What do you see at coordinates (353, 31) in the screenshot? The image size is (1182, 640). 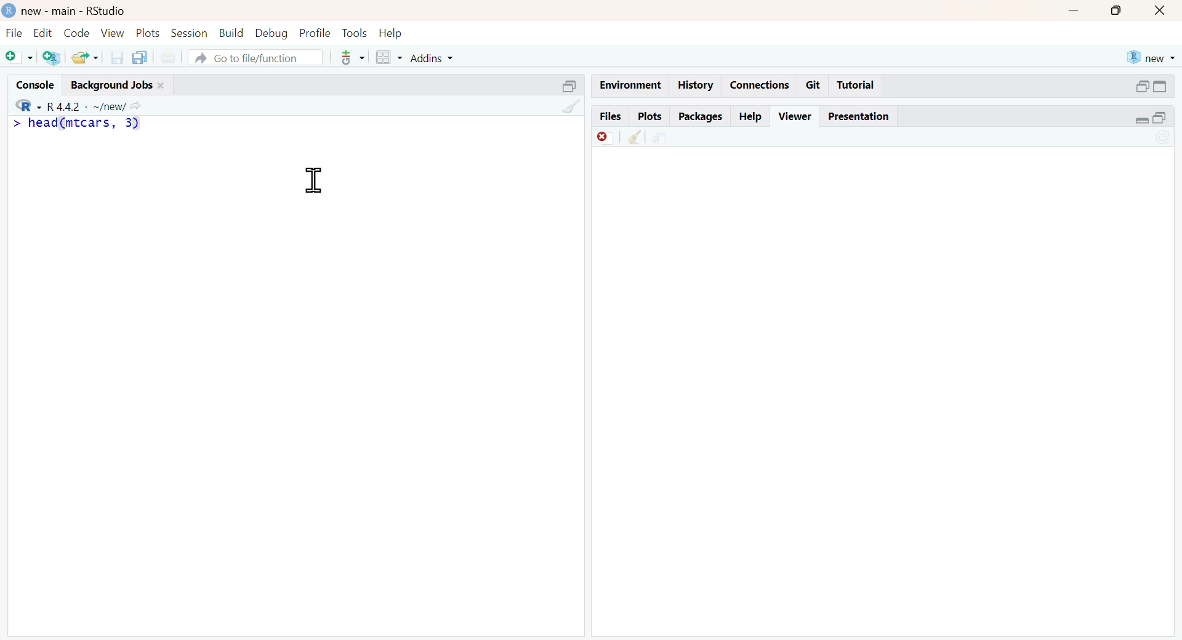 I see `Tools` at bounding box center [353, 31].